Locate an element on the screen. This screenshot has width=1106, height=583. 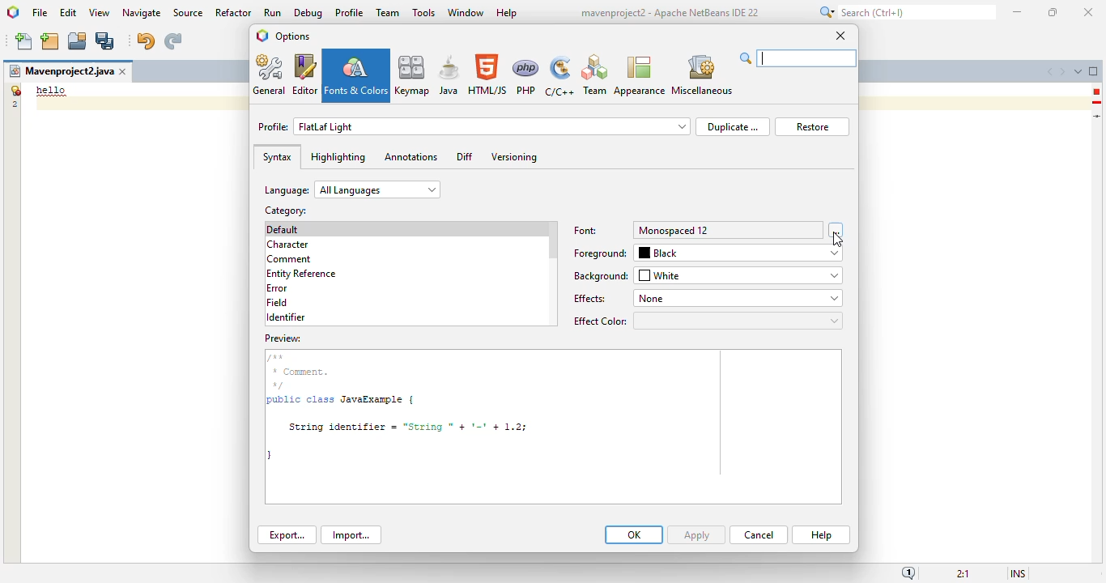
appearance is located at coordinates (640, 76).